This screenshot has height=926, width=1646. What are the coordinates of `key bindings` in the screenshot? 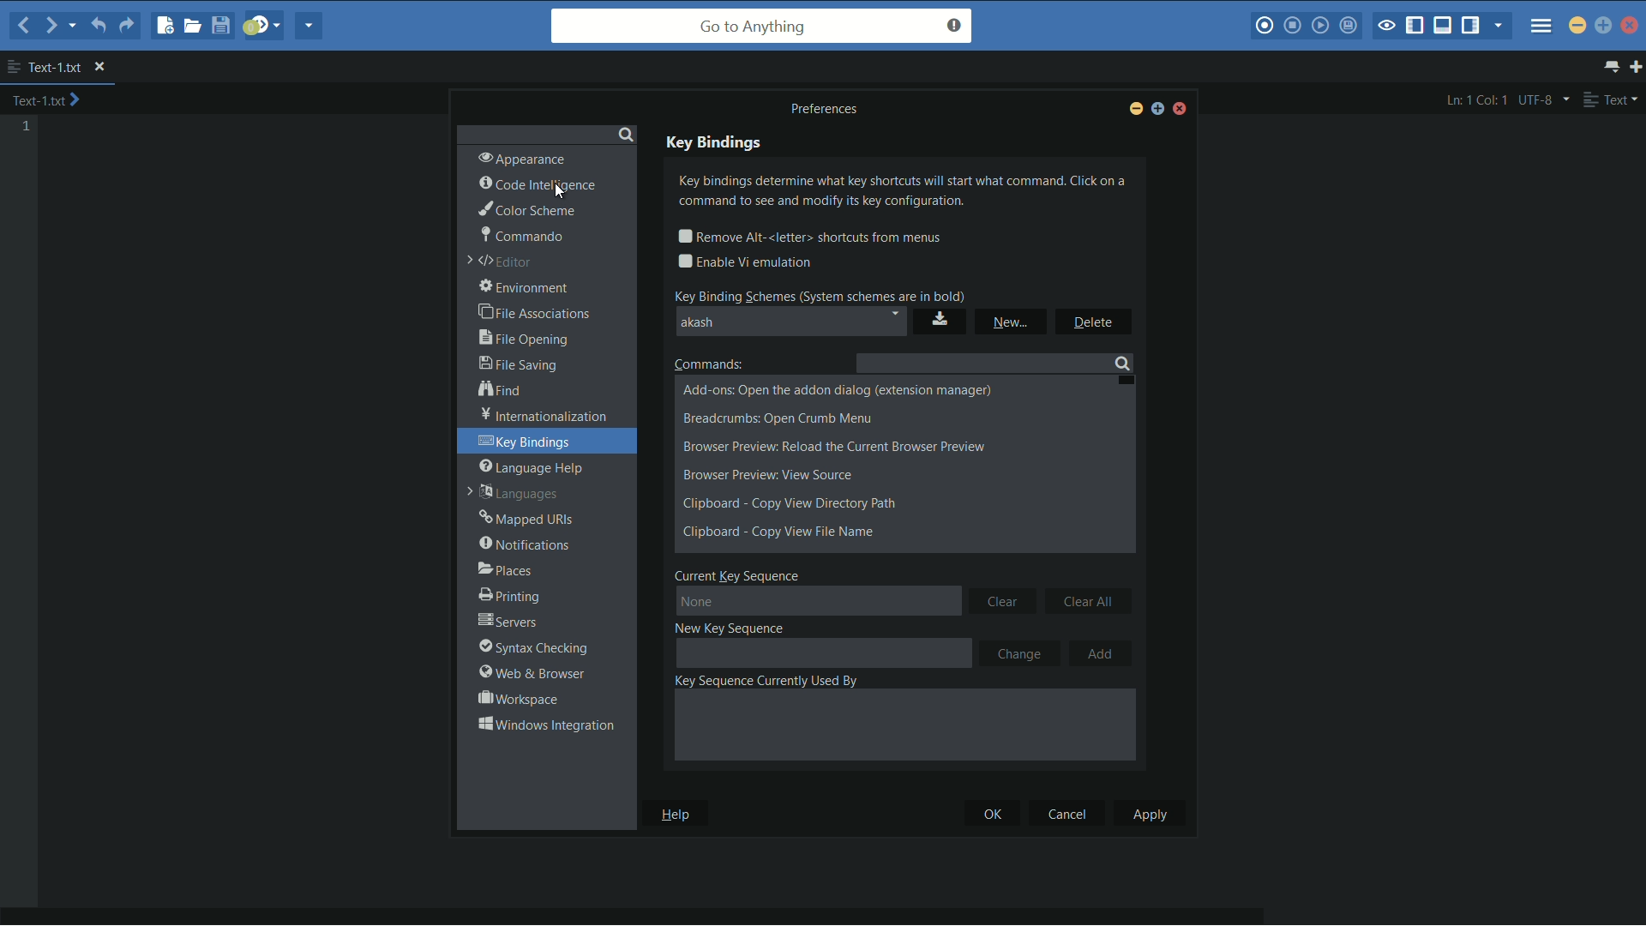 It's located at (714, 143).